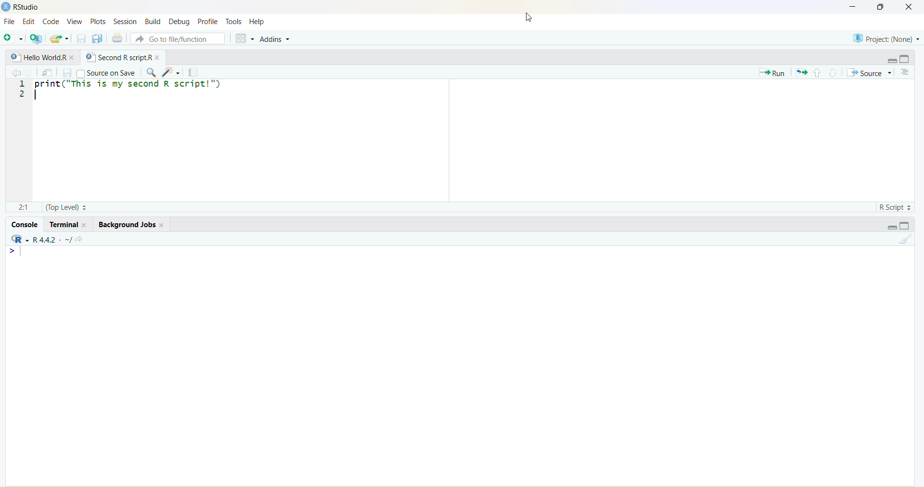  Describe the element at coordinates (180, 23) in the screenshot. I see `Debug` at that location.